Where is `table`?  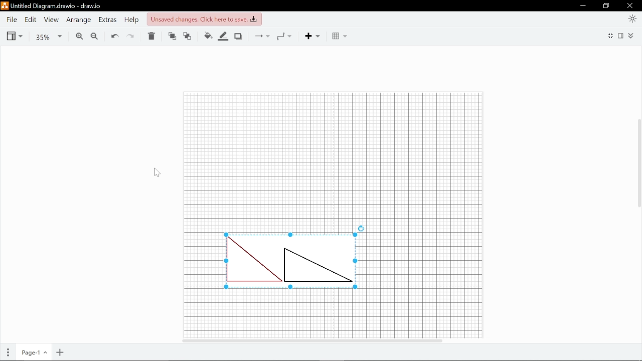
table is located at coordinates (340, 36).